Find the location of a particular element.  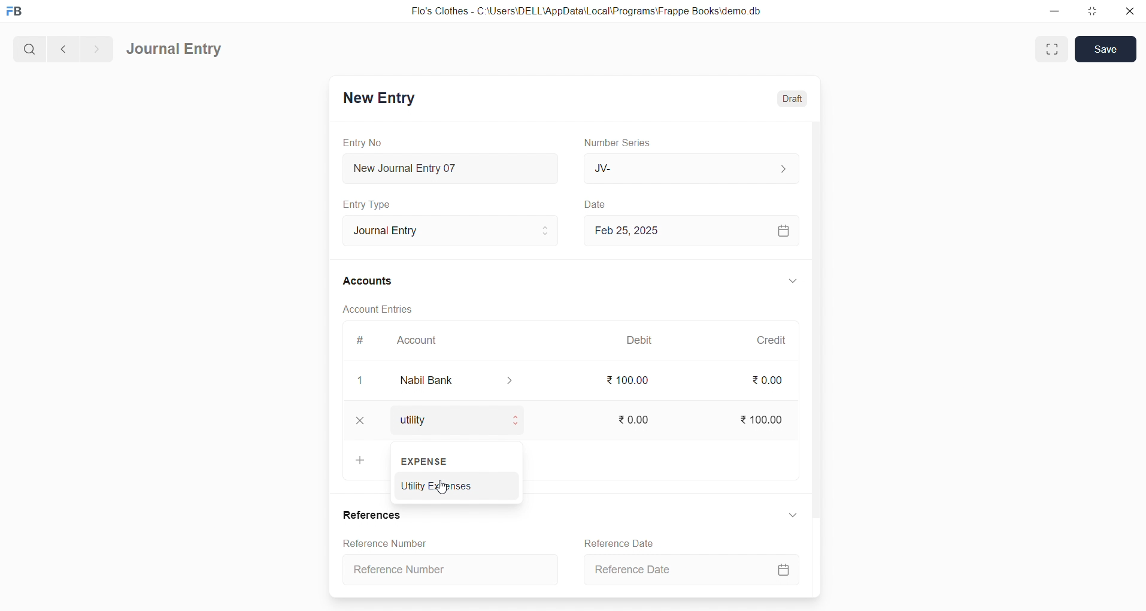

# is located at coordinates (359, 340).